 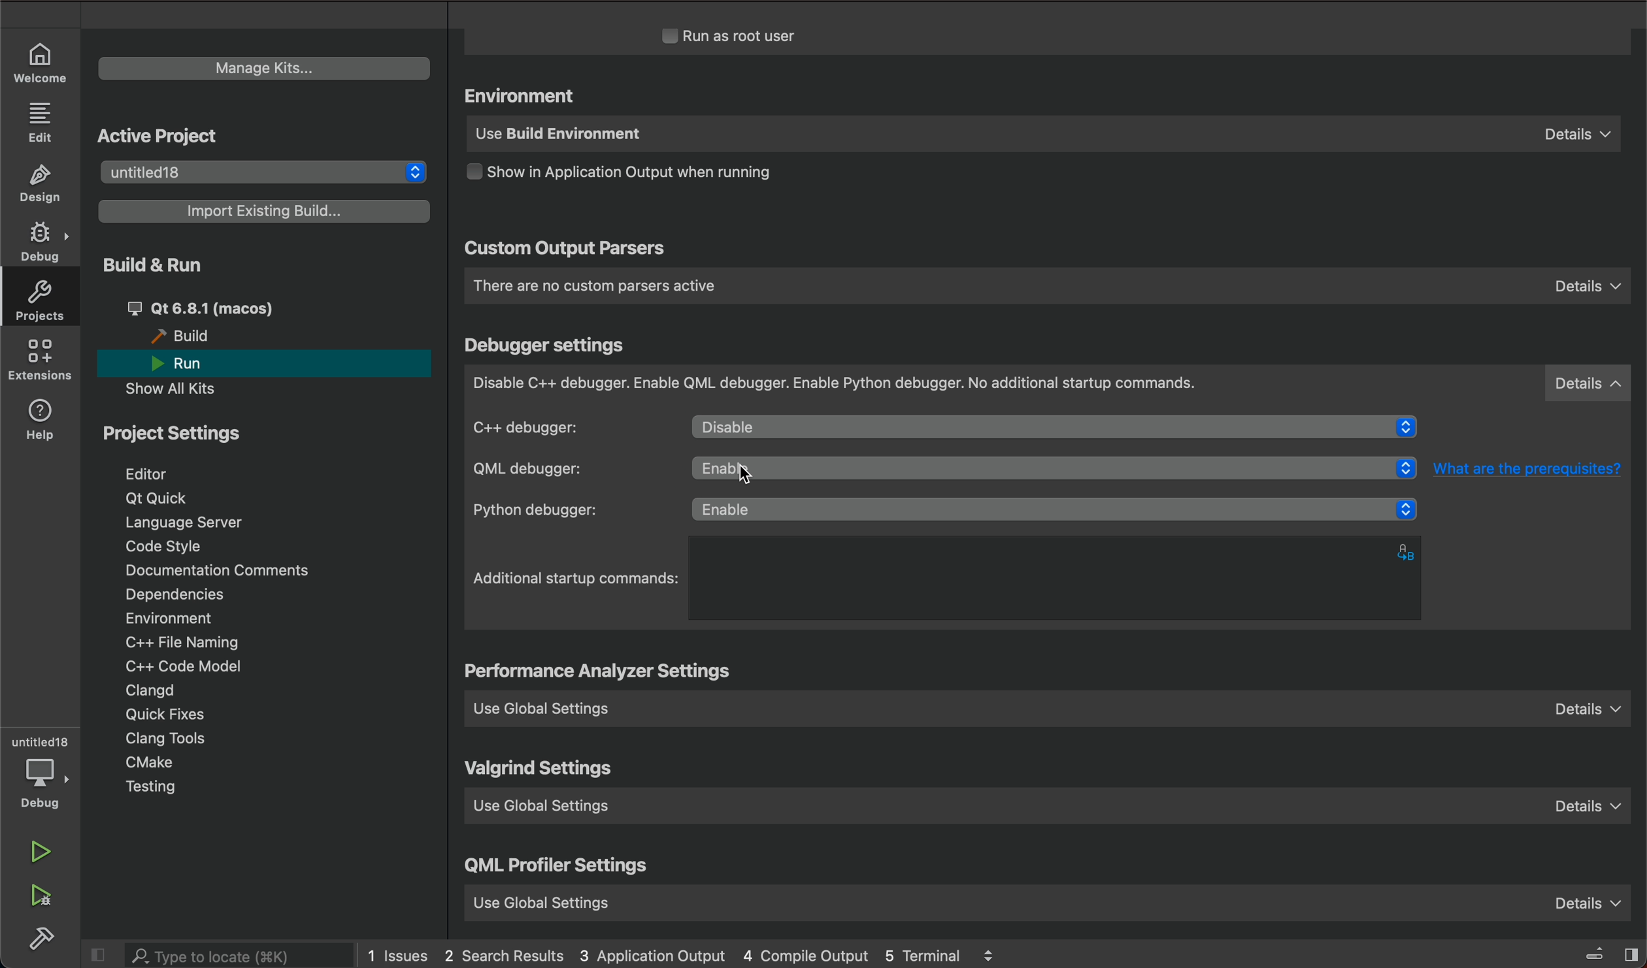 What do you see at coordinates (746, 35) in the screenshot?
I see `run as root user` at bounding box center [746, 35].